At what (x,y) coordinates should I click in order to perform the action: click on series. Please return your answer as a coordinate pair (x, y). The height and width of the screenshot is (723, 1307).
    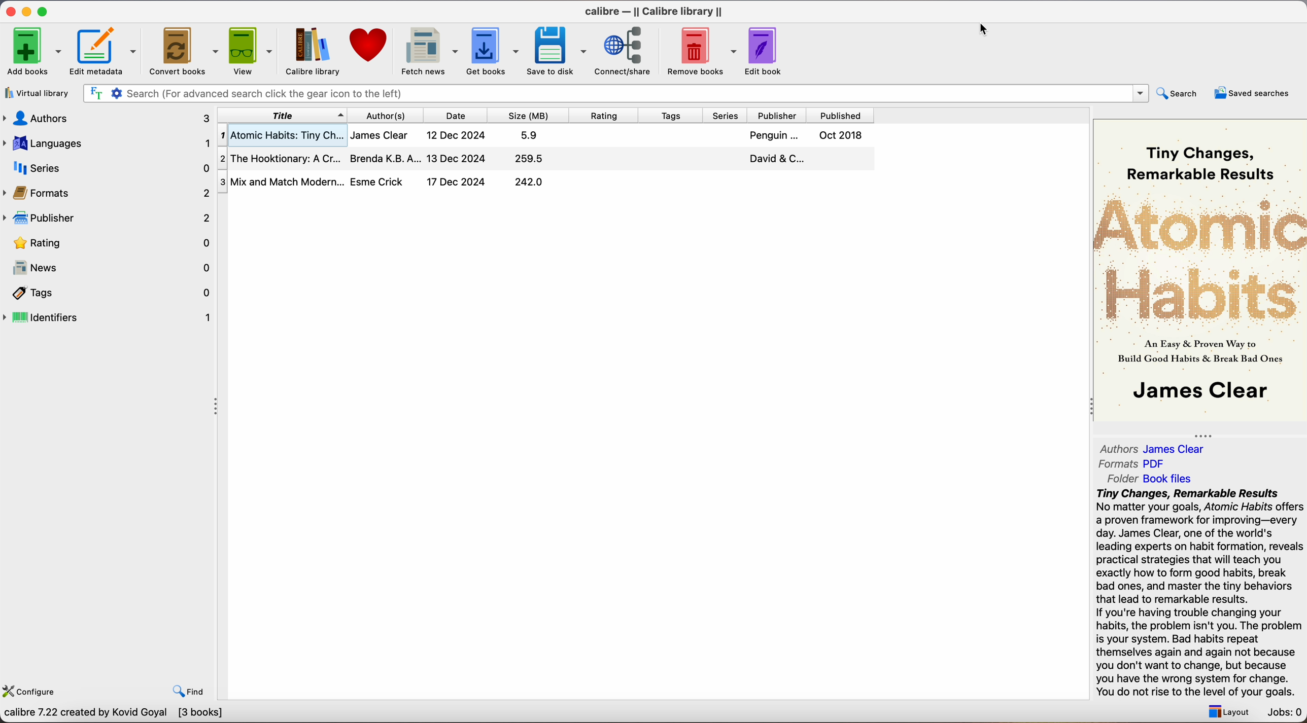
    Looking at the image, I should click on (108, 168).